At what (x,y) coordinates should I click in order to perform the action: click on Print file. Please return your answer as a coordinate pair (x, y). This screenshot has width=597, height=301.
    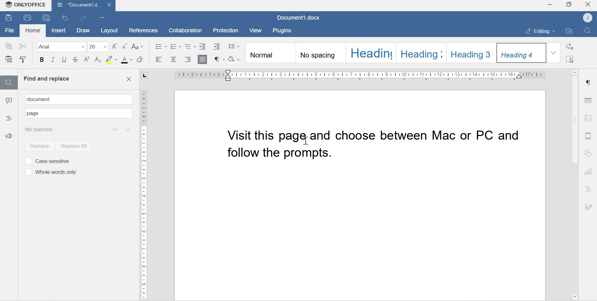
    Looking at the image, I should click on (28, 17).